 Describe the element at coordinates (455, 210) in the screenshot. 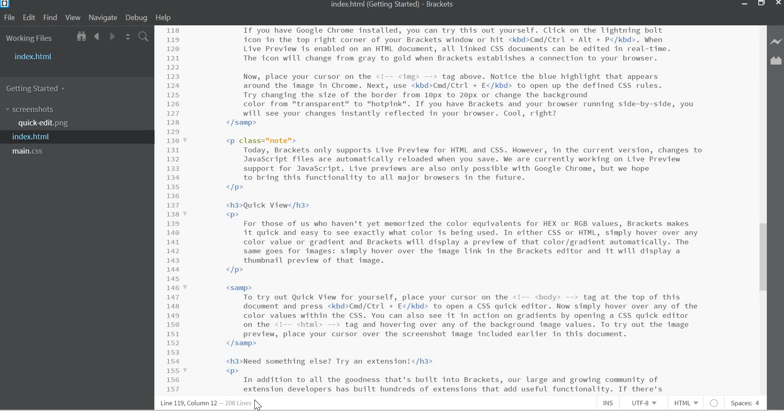

I see `CSS code for a website` at that location.